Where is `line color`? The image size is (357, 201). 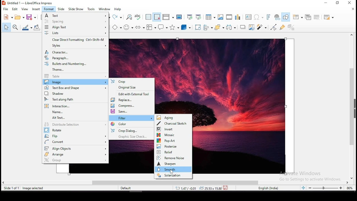
line color is located at coordinates (27, 27).